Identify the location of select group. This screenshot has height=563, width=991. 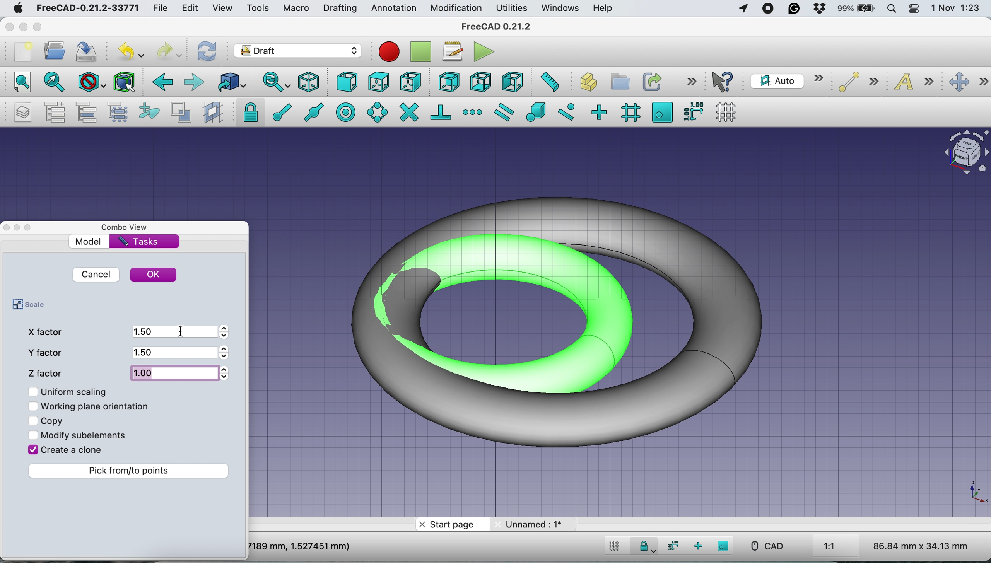
(120, 112).